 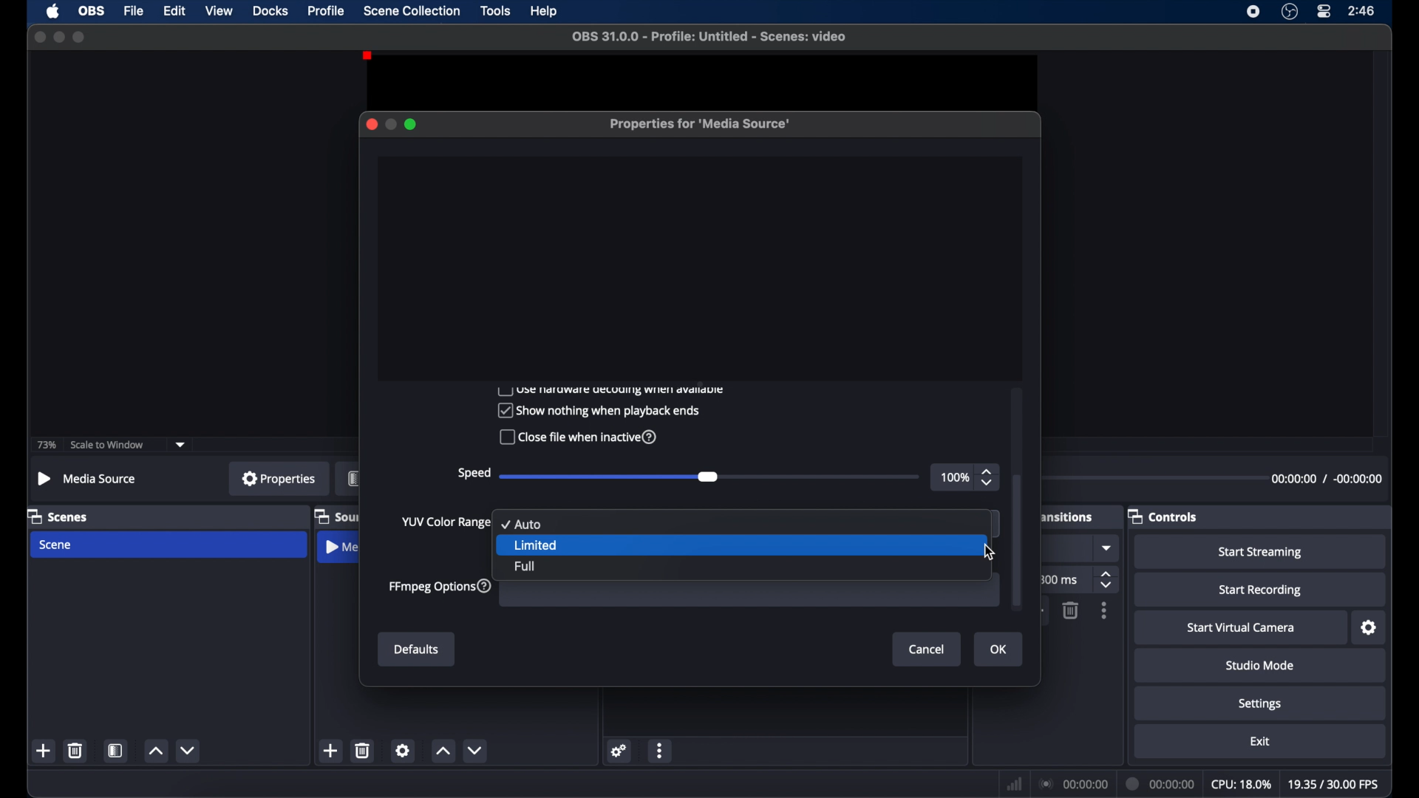 What do you see at coordinates (1261, 590) in the screenshot?
I see `start recording` at bounding box center [1261, 590].